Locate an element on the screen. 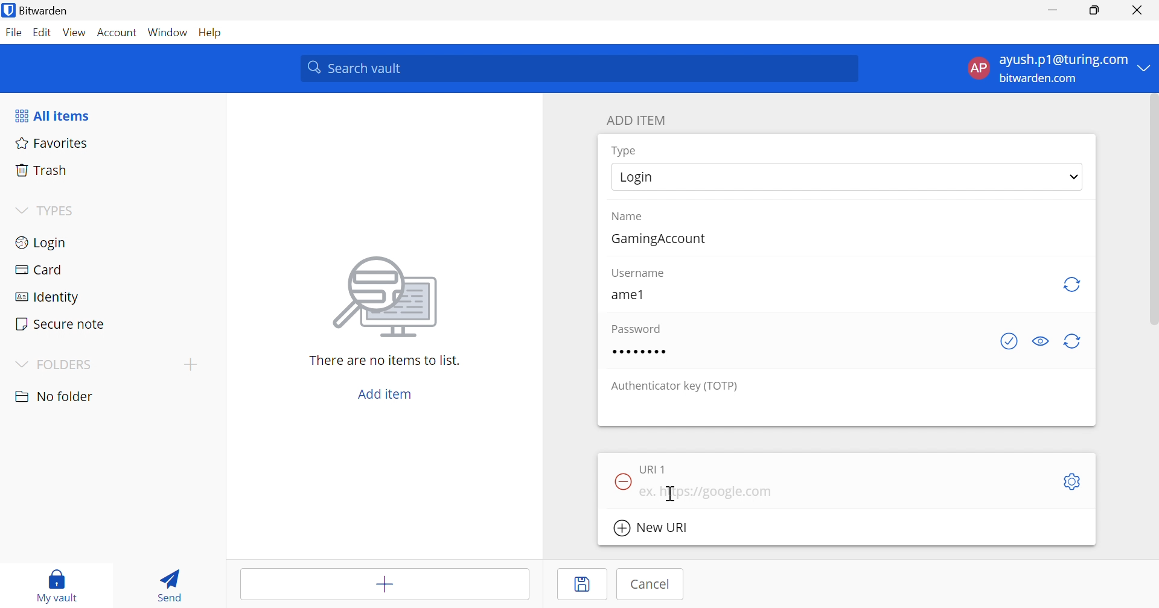 This screenshot has width=1159, height=608. bitwarden.com is located at coordinates (1039, 79).